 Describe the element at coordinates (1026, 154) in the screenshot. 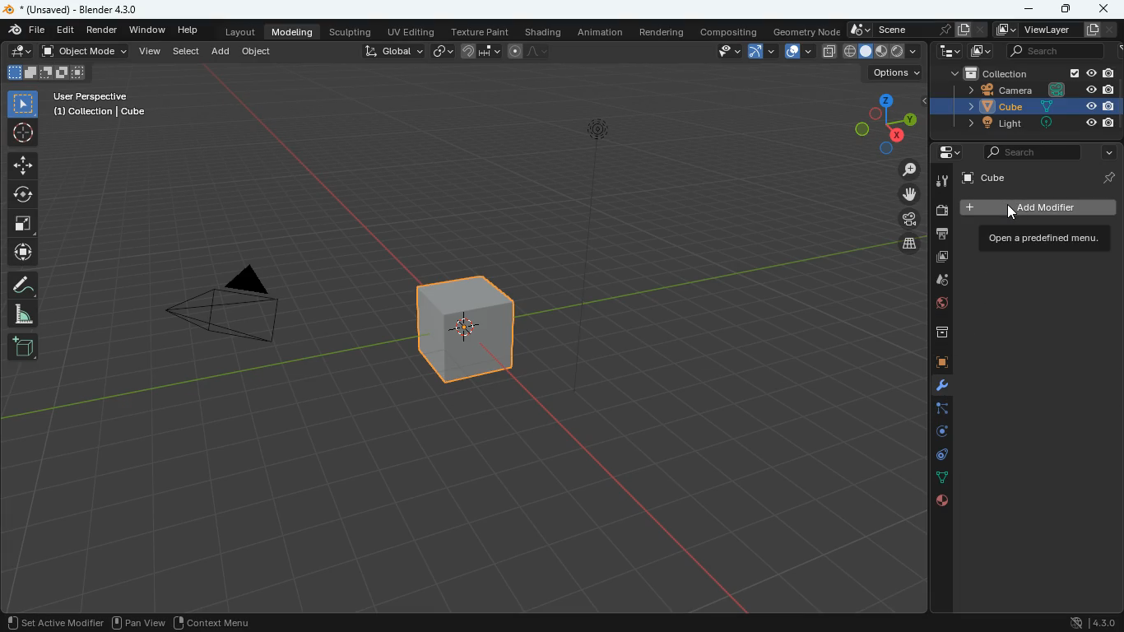

I see `search` at that location.